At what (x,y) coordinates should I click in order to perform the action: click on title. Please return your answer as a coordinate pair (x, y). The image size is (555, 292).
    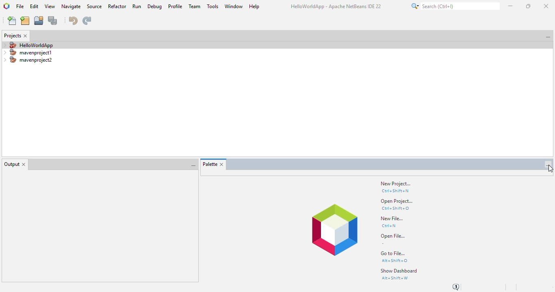
    Looking at the image, I should click on (338, 6).